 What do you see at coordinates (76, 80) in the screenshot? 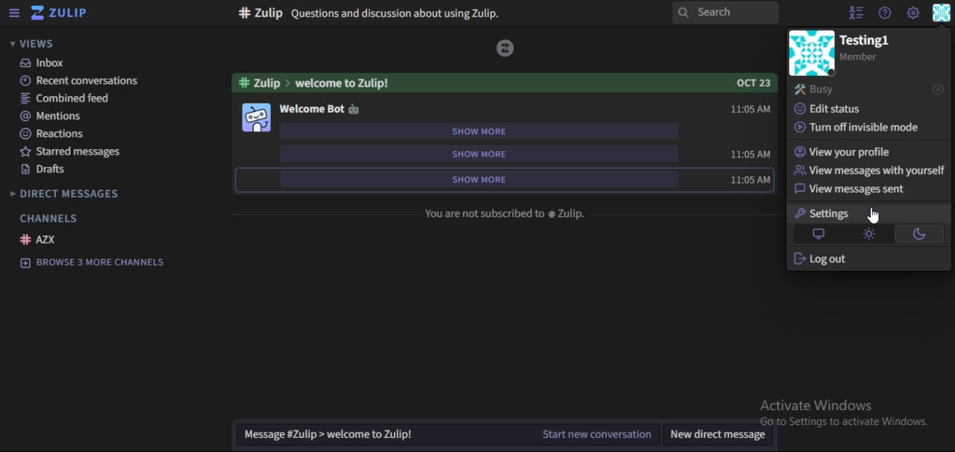
I see `recent conversation` at bounding box center [76, 80].